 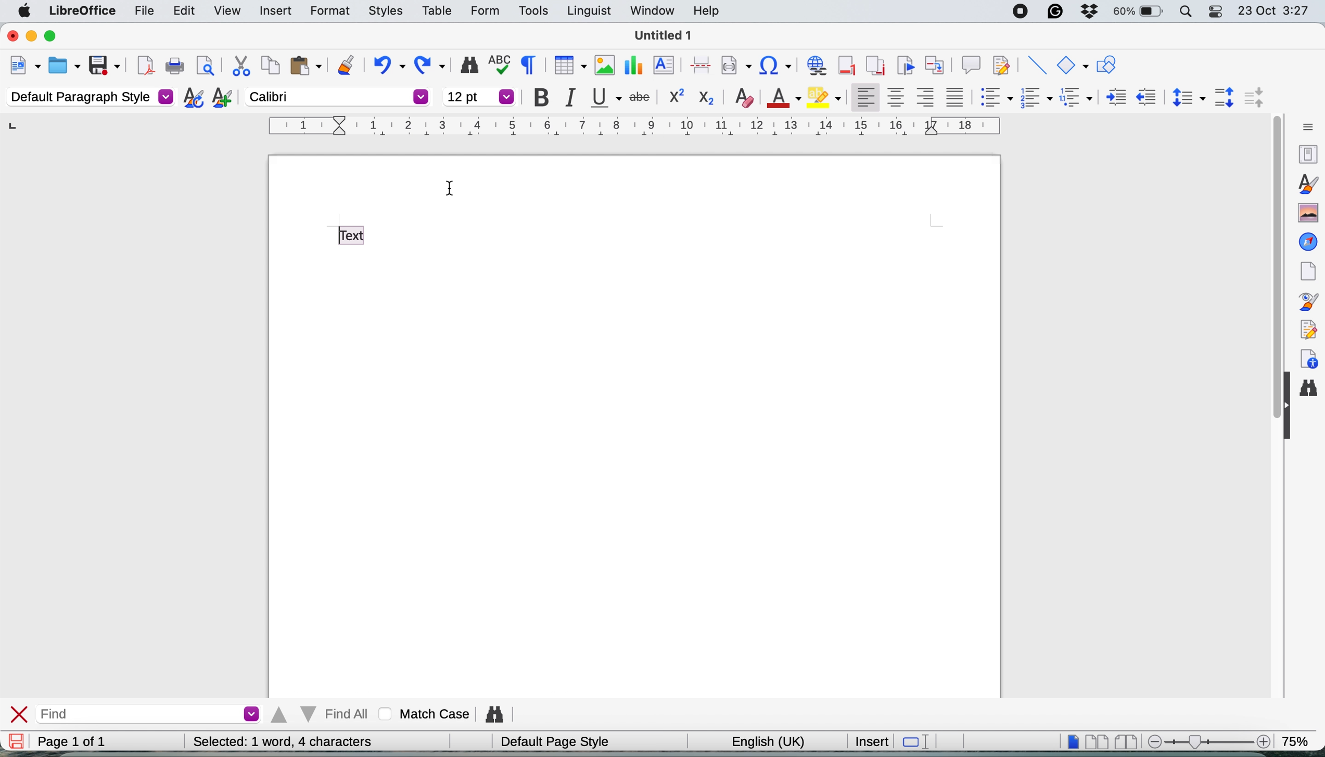 What do you see at coordinates (80, 12) in the screenshot?
I see `libreoffice` at bounding box center [80, 12].